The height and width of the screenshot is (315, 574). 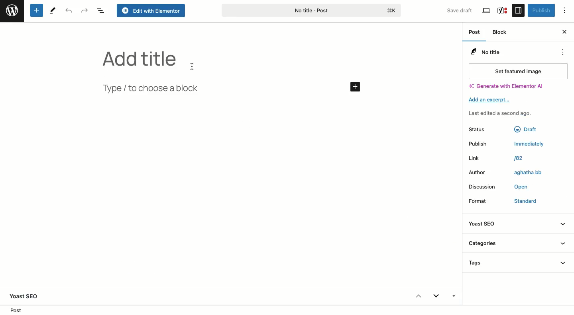 What do you see at coordinates (524, 129) in the screenshot?
I see `Draft` at bounding box center [524, 129].